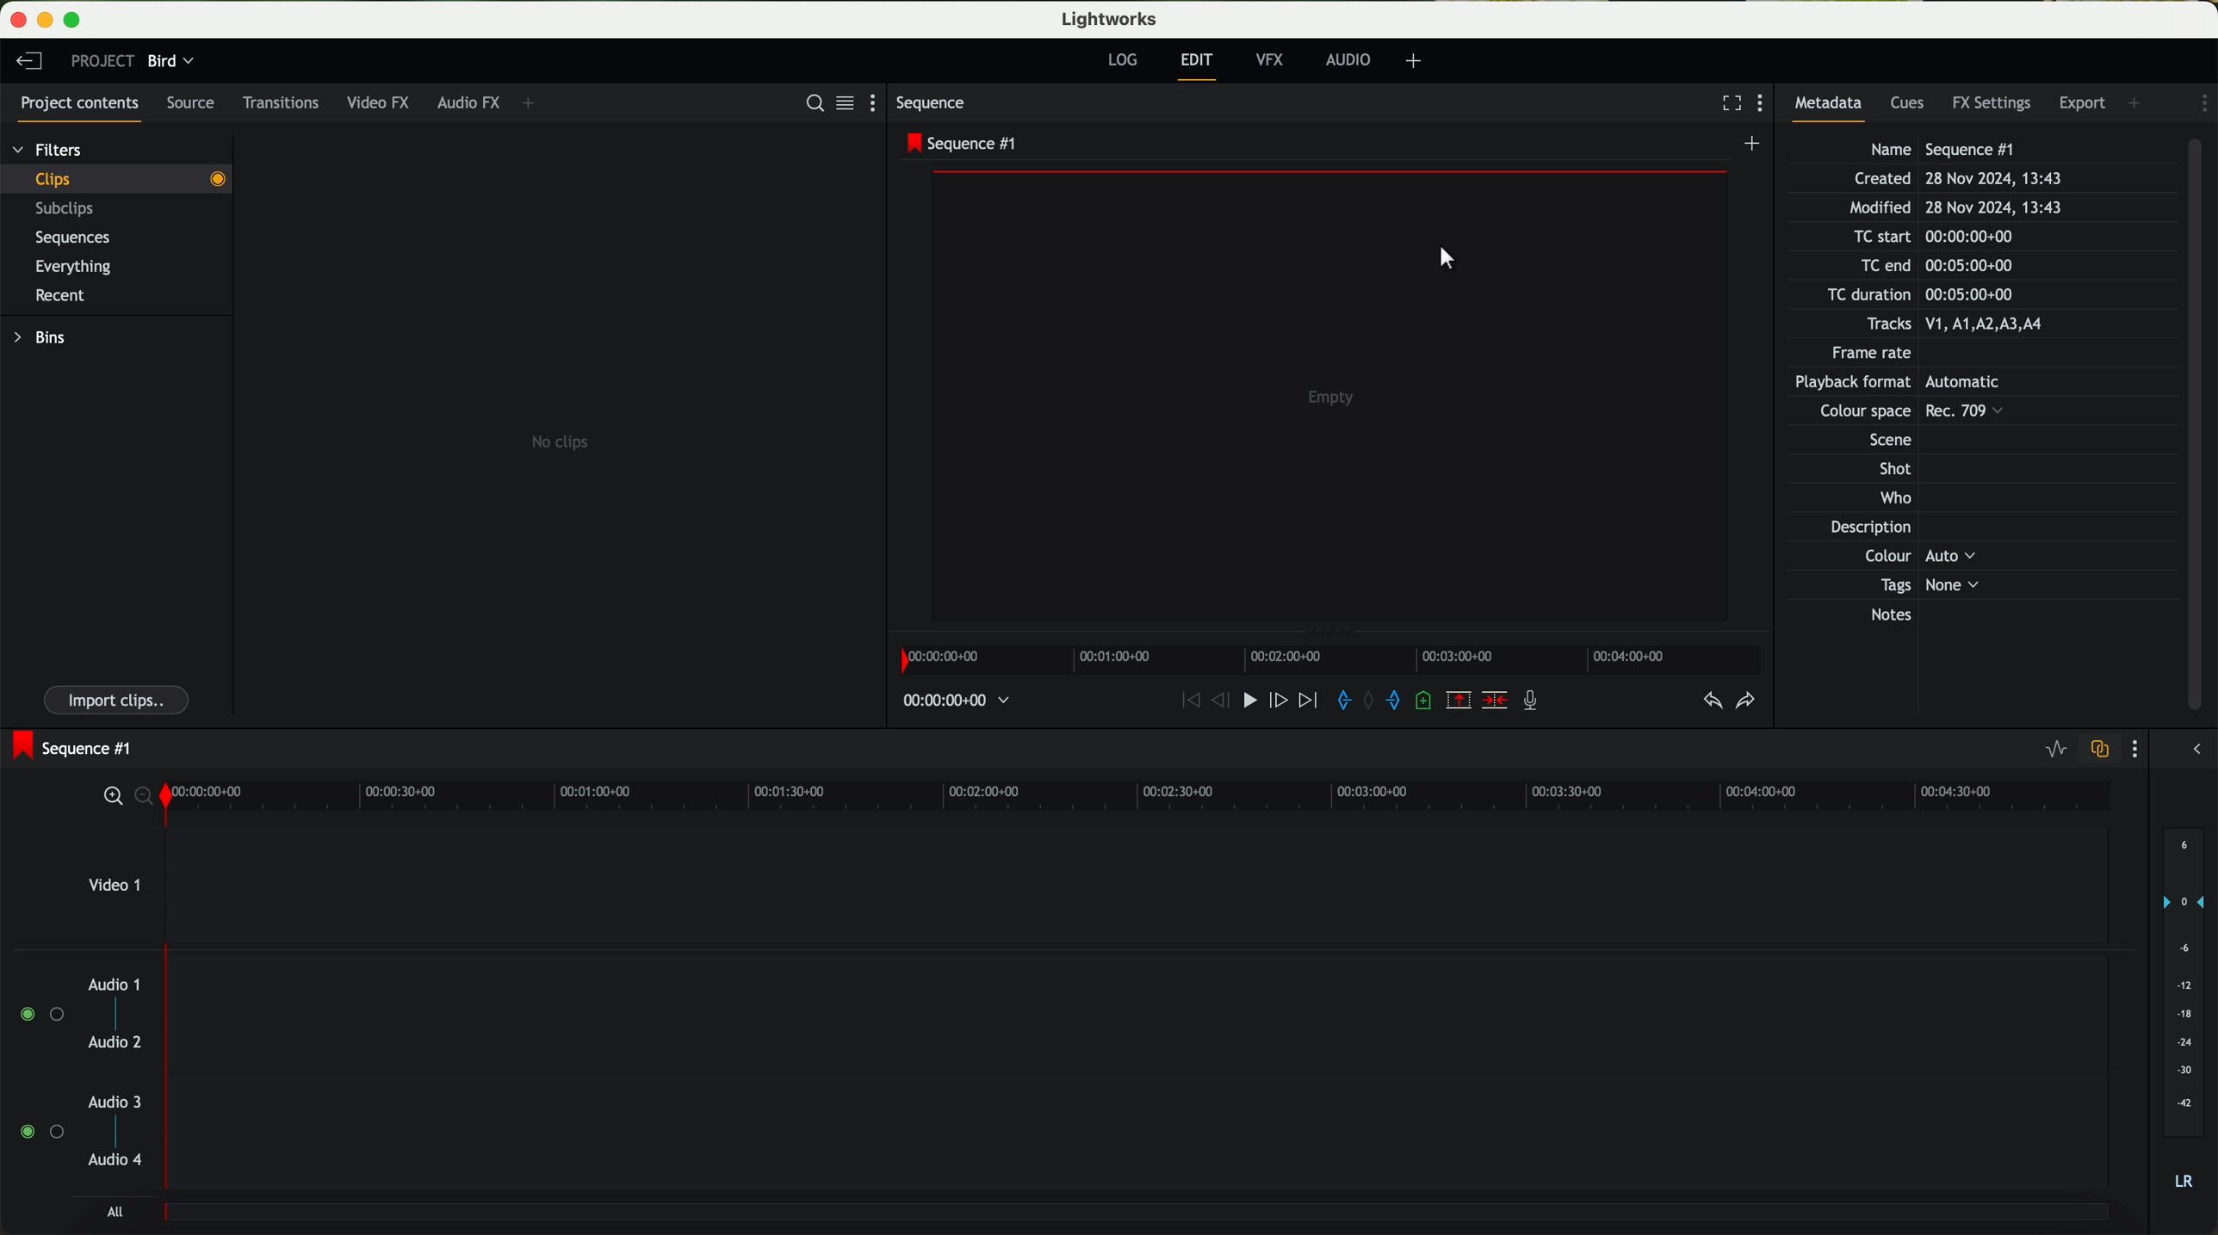 The height and width of the screenshot is (1235, 2218). What do you see at coordinates (1709, 701) in the screenshot?
I see `undo` at bounding box center [1709, 701].